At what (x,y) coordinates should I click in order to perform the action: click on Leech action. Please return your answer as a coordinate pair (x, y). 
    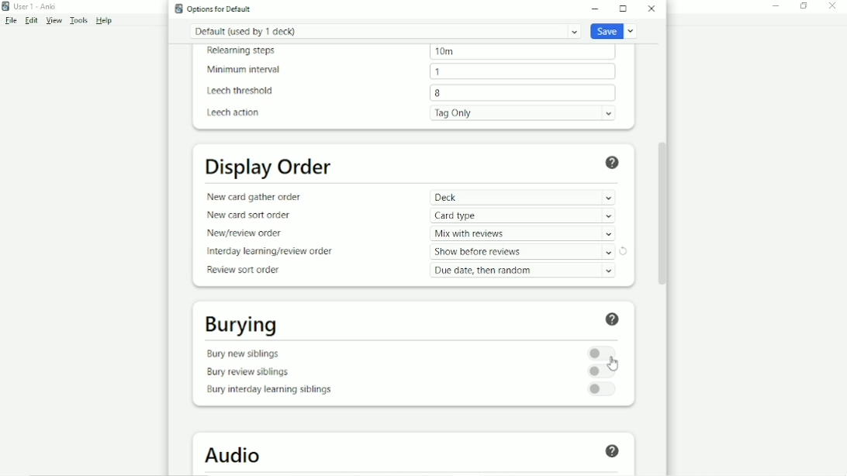
    Looking at the image, I should click on (233, 112).